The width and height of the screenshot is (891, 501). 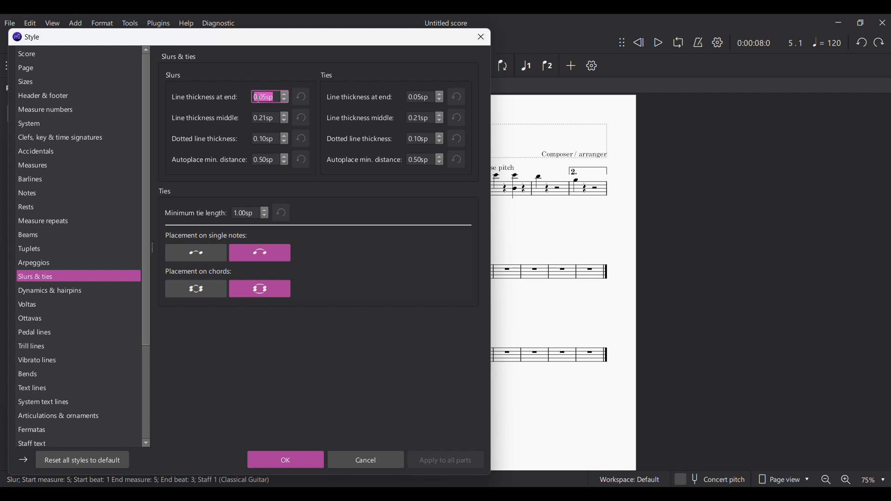 What do you see at coordinates (550, 283) in the screenshot?
I see `Current score` at bounding box center [550, 283].